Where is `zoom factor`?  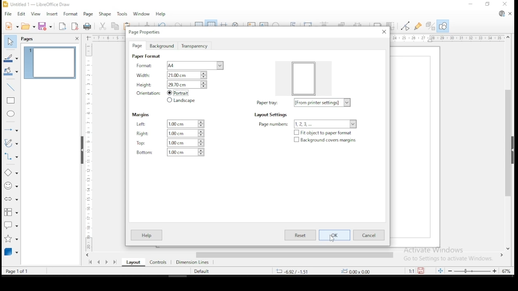 zoom factor is located at coordinates (507, 270).